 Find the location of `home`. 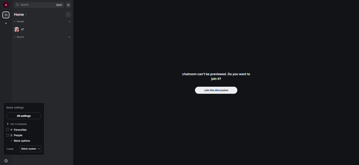

home is located at coordinates (6, 15).